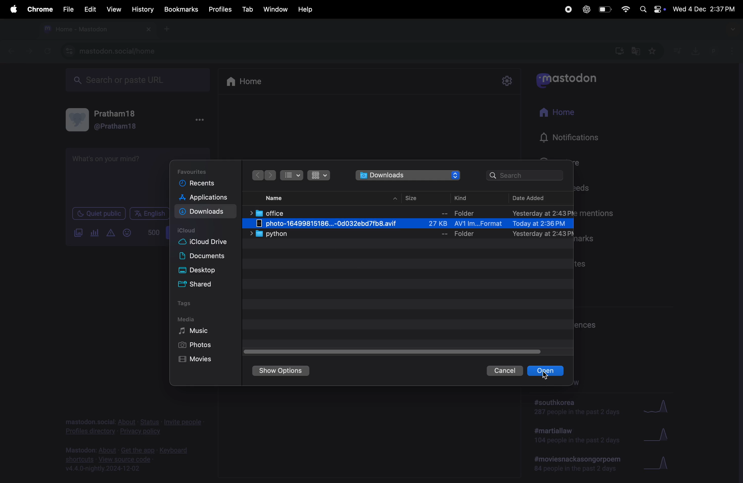 This screenshot has width=743, height=483. Describe the element at coordinates (281, 371) in the screenshot. I see `show options` at that location.